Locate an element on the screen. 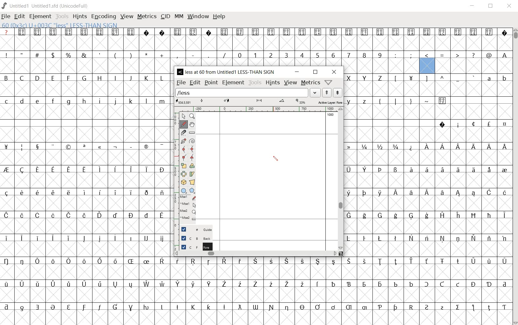 This screenshot has width=518, height=325. scroll by hand is located at coordinates (192, 124).